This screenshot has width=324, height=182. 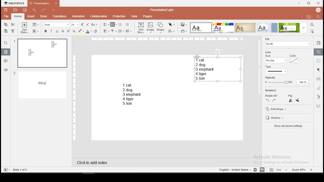 What do you see at coordinates (171, 31) in the screenshot?
I see `align objects` at bounding box center [171, 31].